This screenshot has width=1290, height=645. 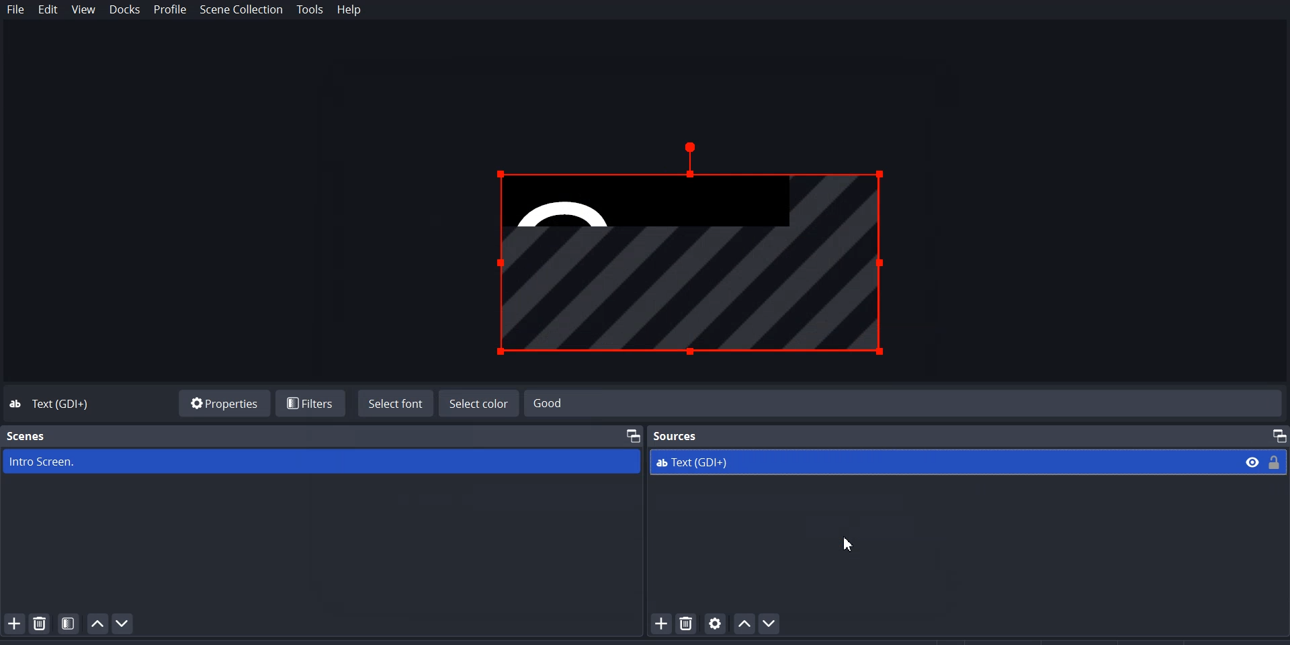 I want to click on Cursor, so click(x=852, y=546).